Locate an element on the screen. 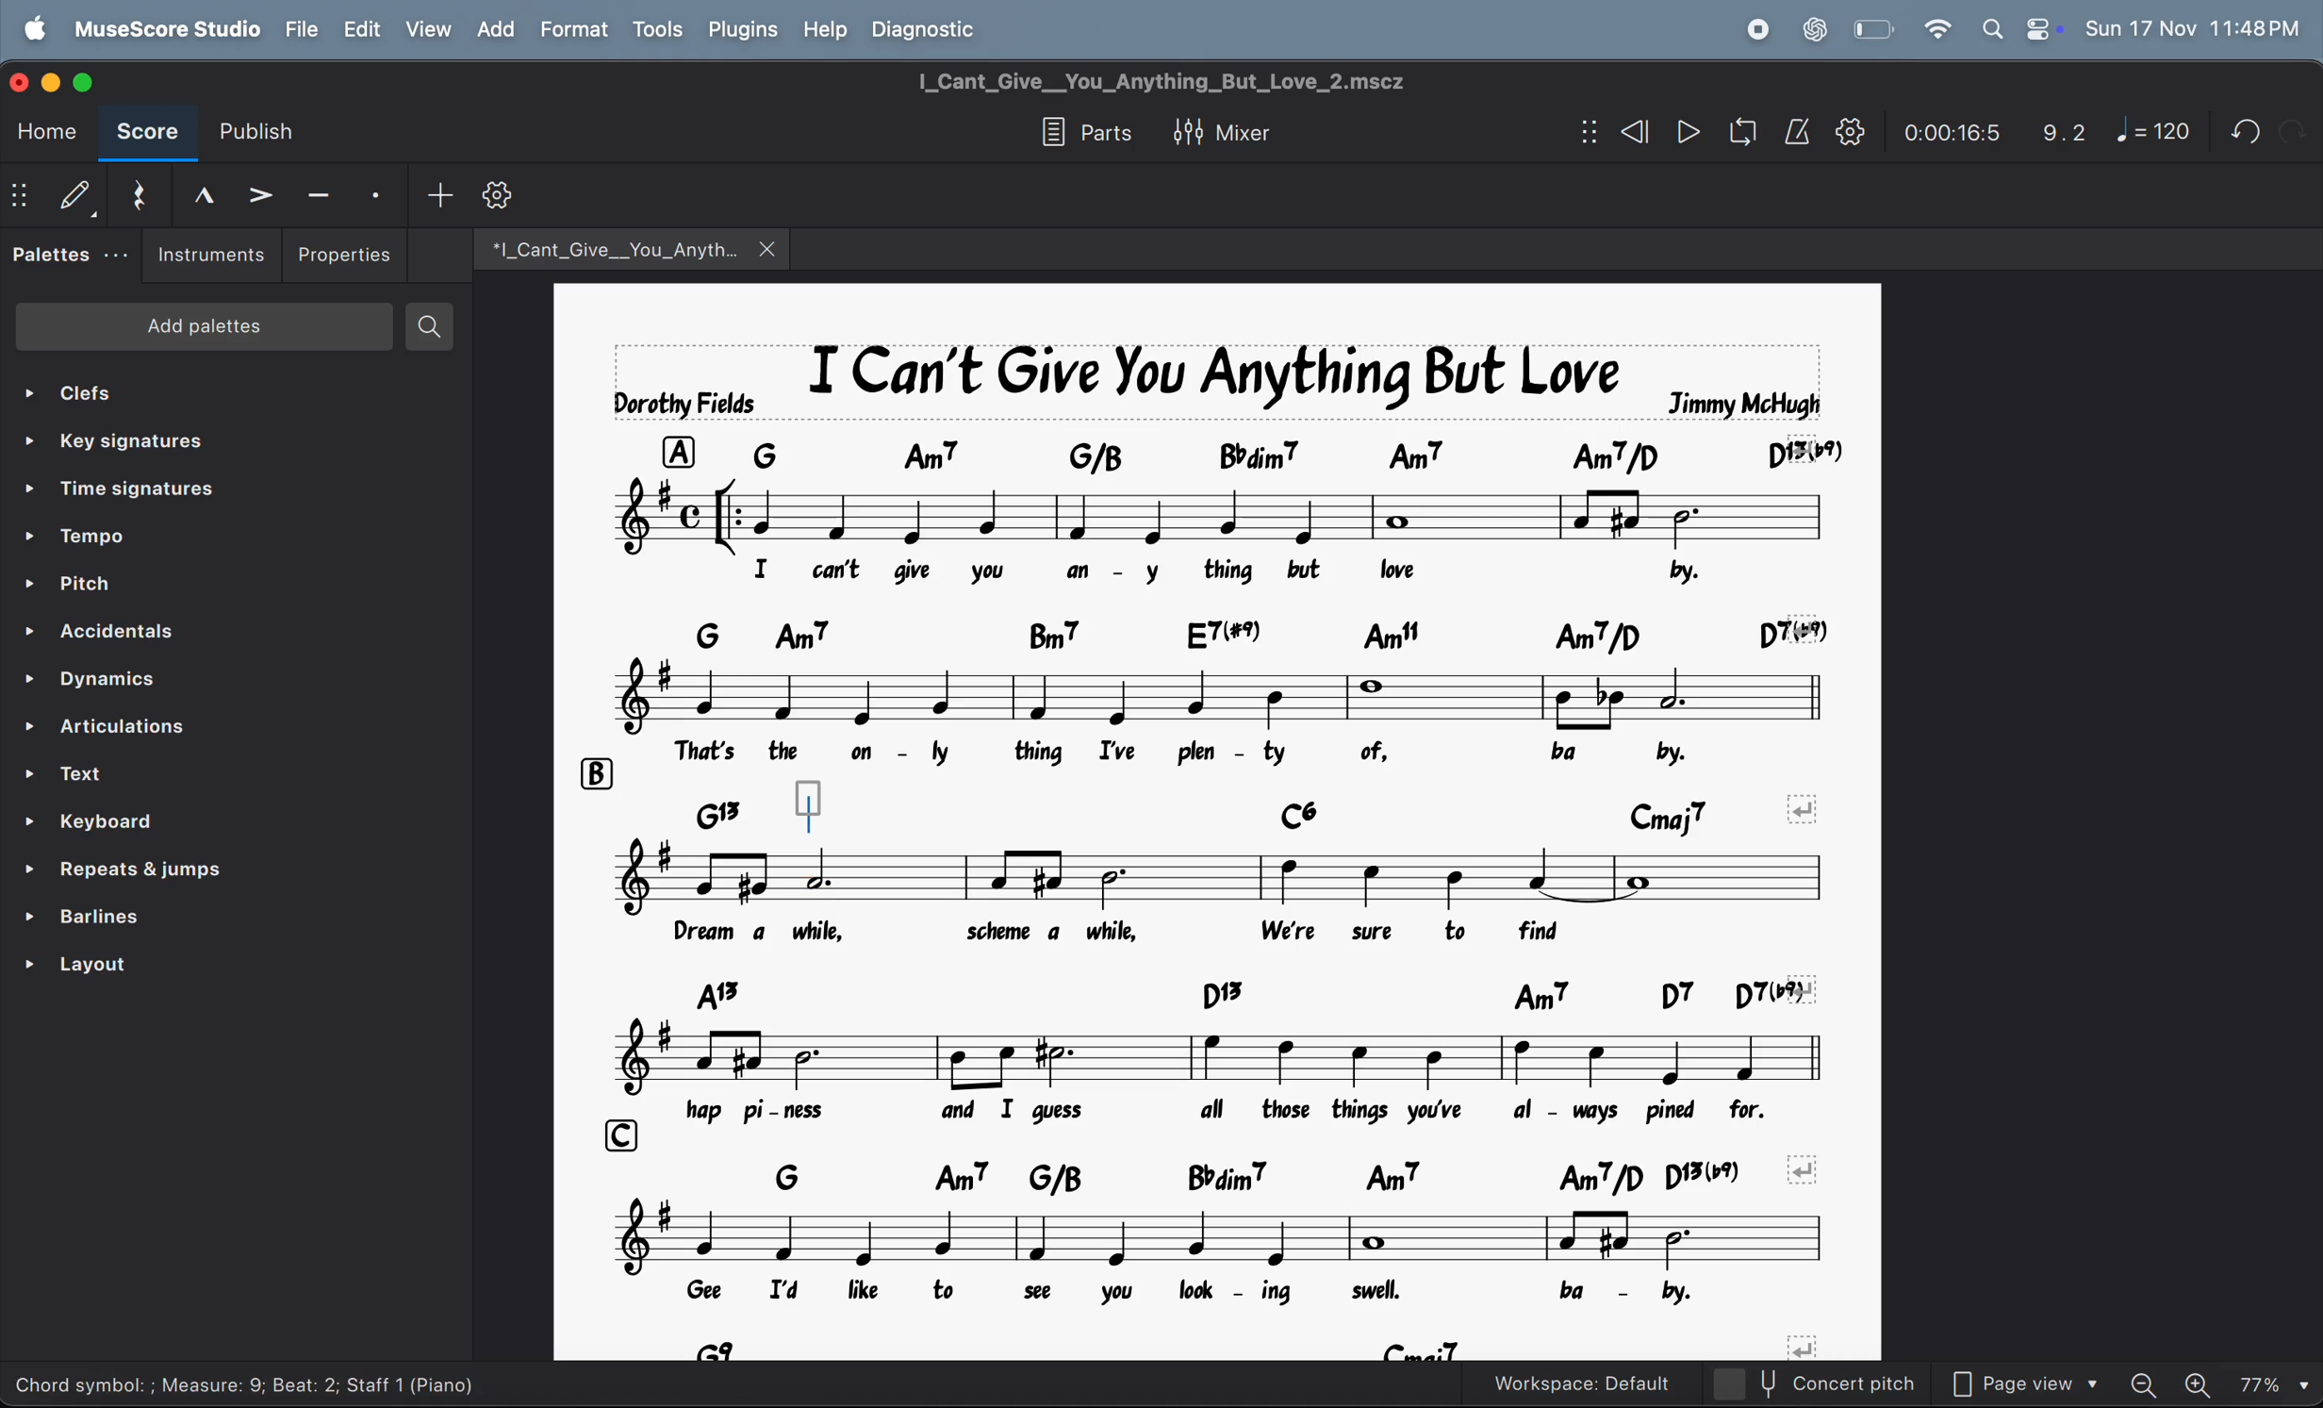 The height and width of the screenshot is (1408, 2323). add is located at coordinates (443, 194).